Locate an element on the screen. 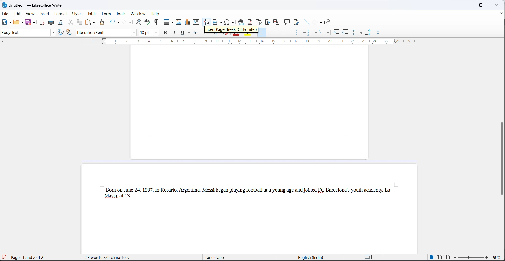 Image resolution: width=505 pixels, height=261 pixels. font size options is located at coordinates (157, 33).